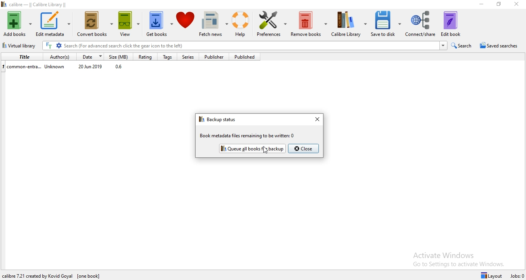  I want to click on Serach bar, so click(251, 46).